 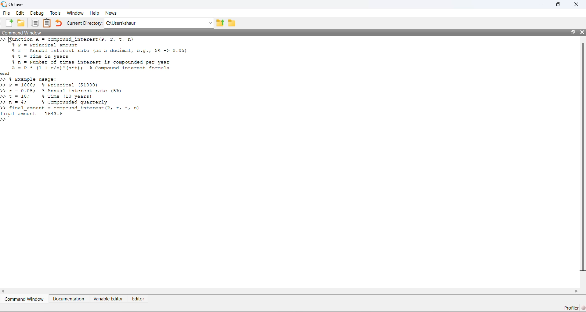 What do you see at coordinates (9, 23) in the screenshot?
I see `New File` at bounding box center [9, 23].